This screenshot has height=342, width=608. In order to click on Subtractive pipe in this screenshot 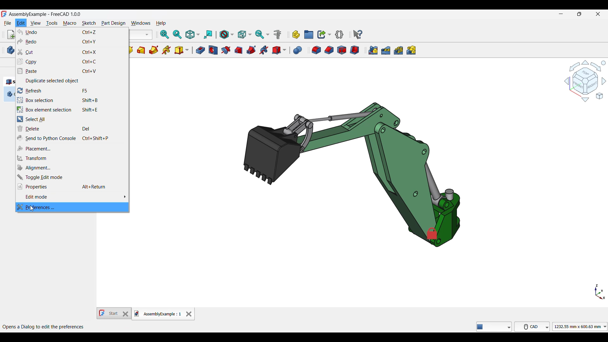, I will do `click(251, 50)`.